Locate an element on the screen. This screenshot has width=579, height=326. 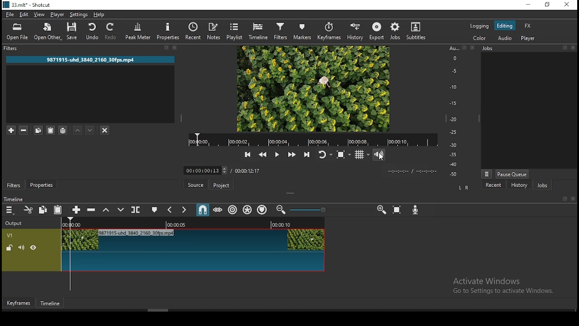
close is located at coordinates (472, 48).